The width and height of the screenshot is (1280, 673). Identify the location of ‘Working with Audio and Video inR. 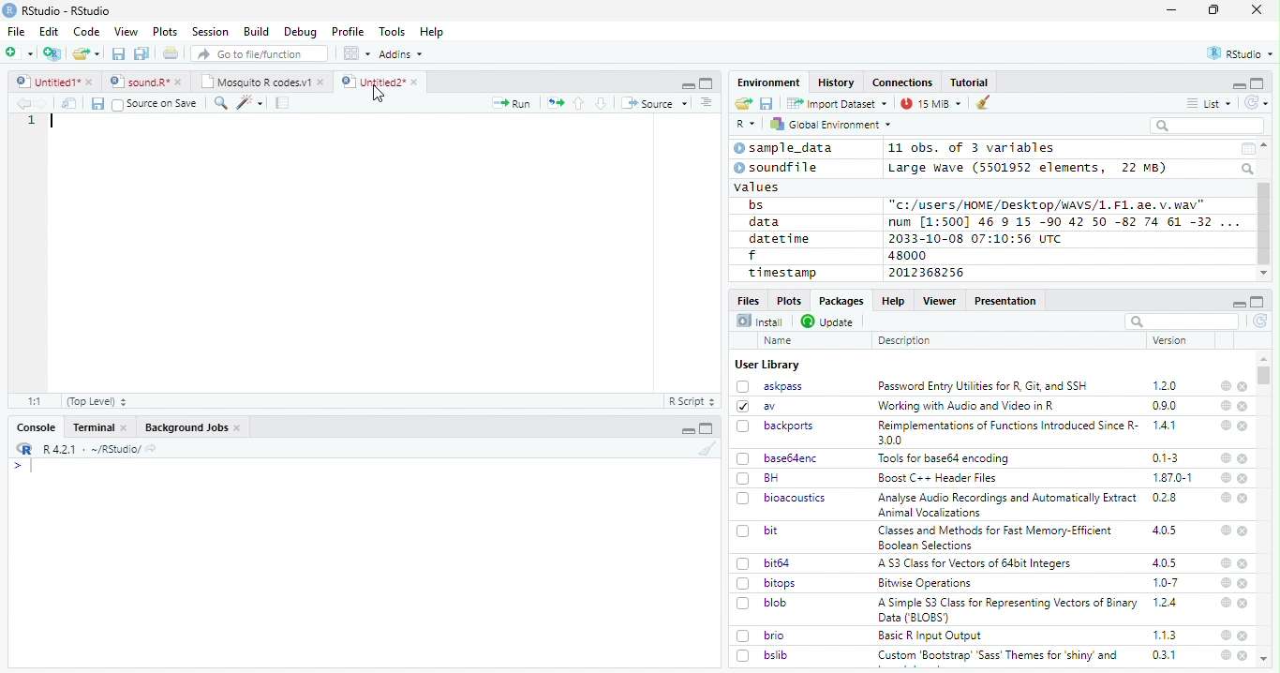
(968, 406).